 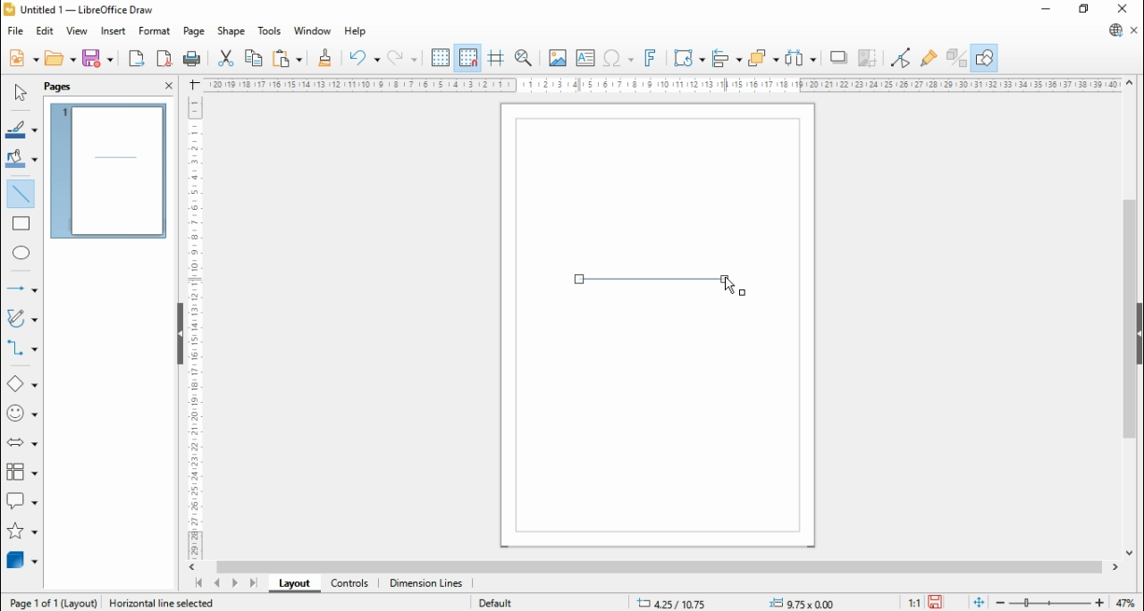 I want to click on insert, so click(x=113, y=31).